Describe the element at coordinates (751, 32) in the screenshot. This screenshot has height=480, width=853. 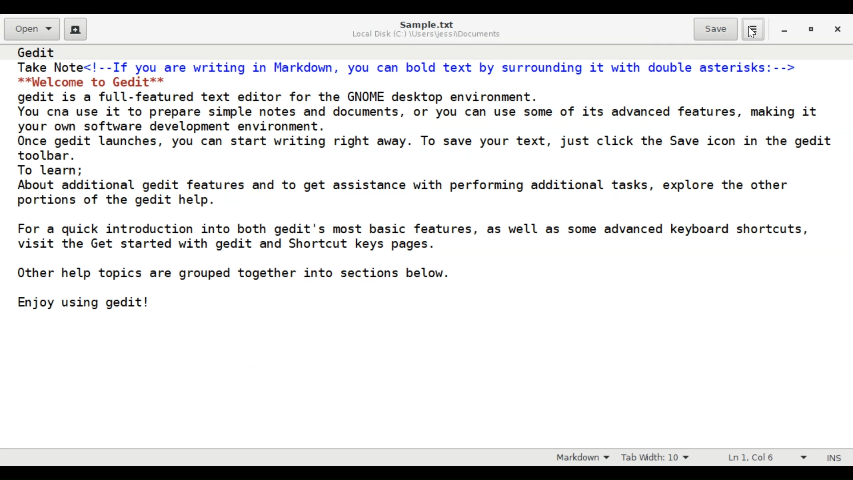
I see `Cursor` at that location.